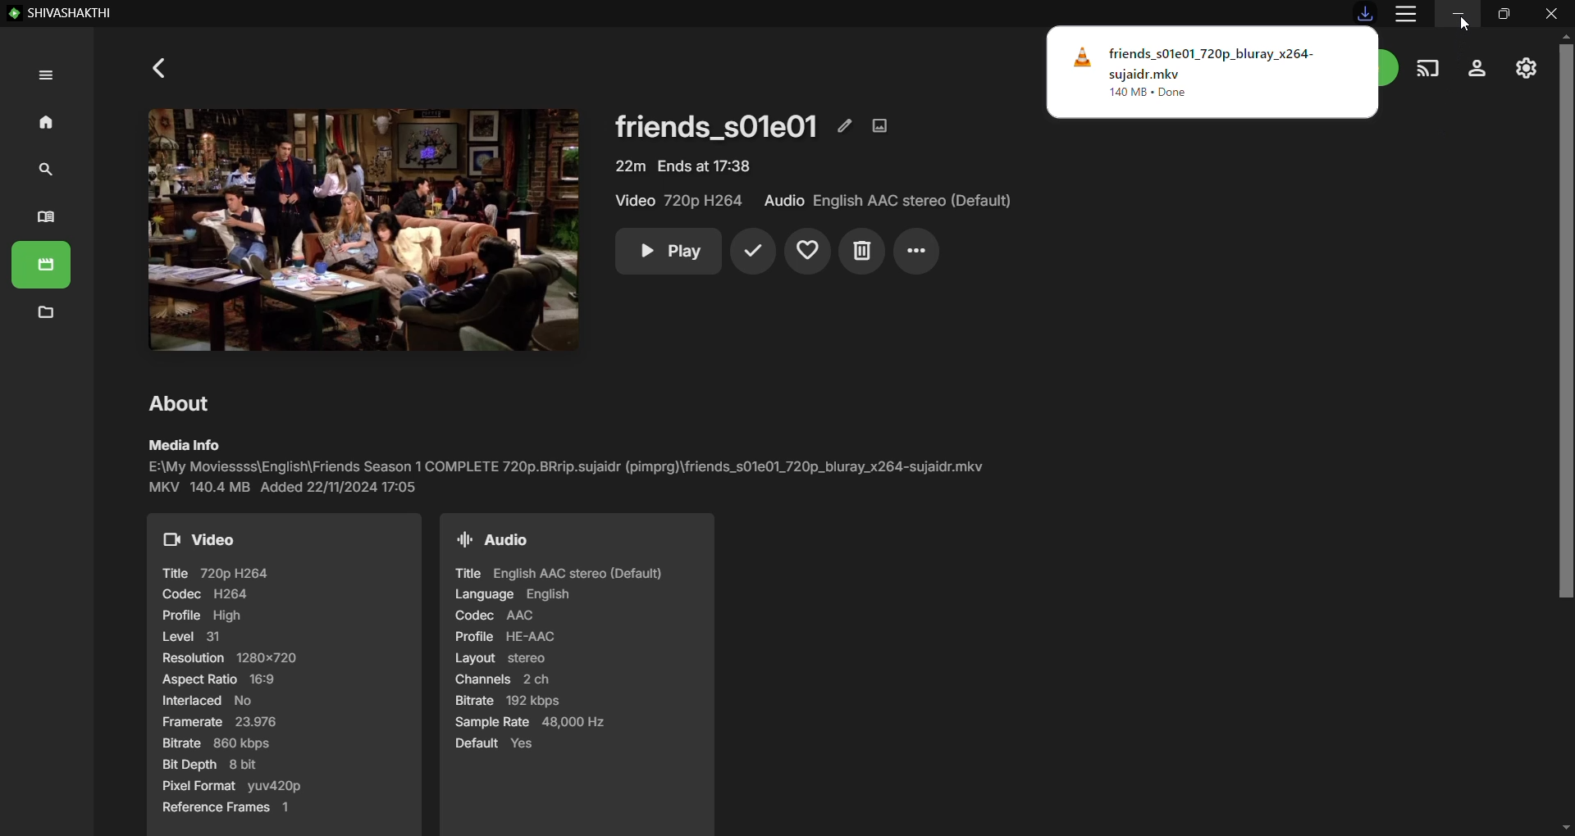 This screenshot has width=1575, height=836. Describe the element at coordinates (42, 120) in the screenshot. I see `Home` at that location.